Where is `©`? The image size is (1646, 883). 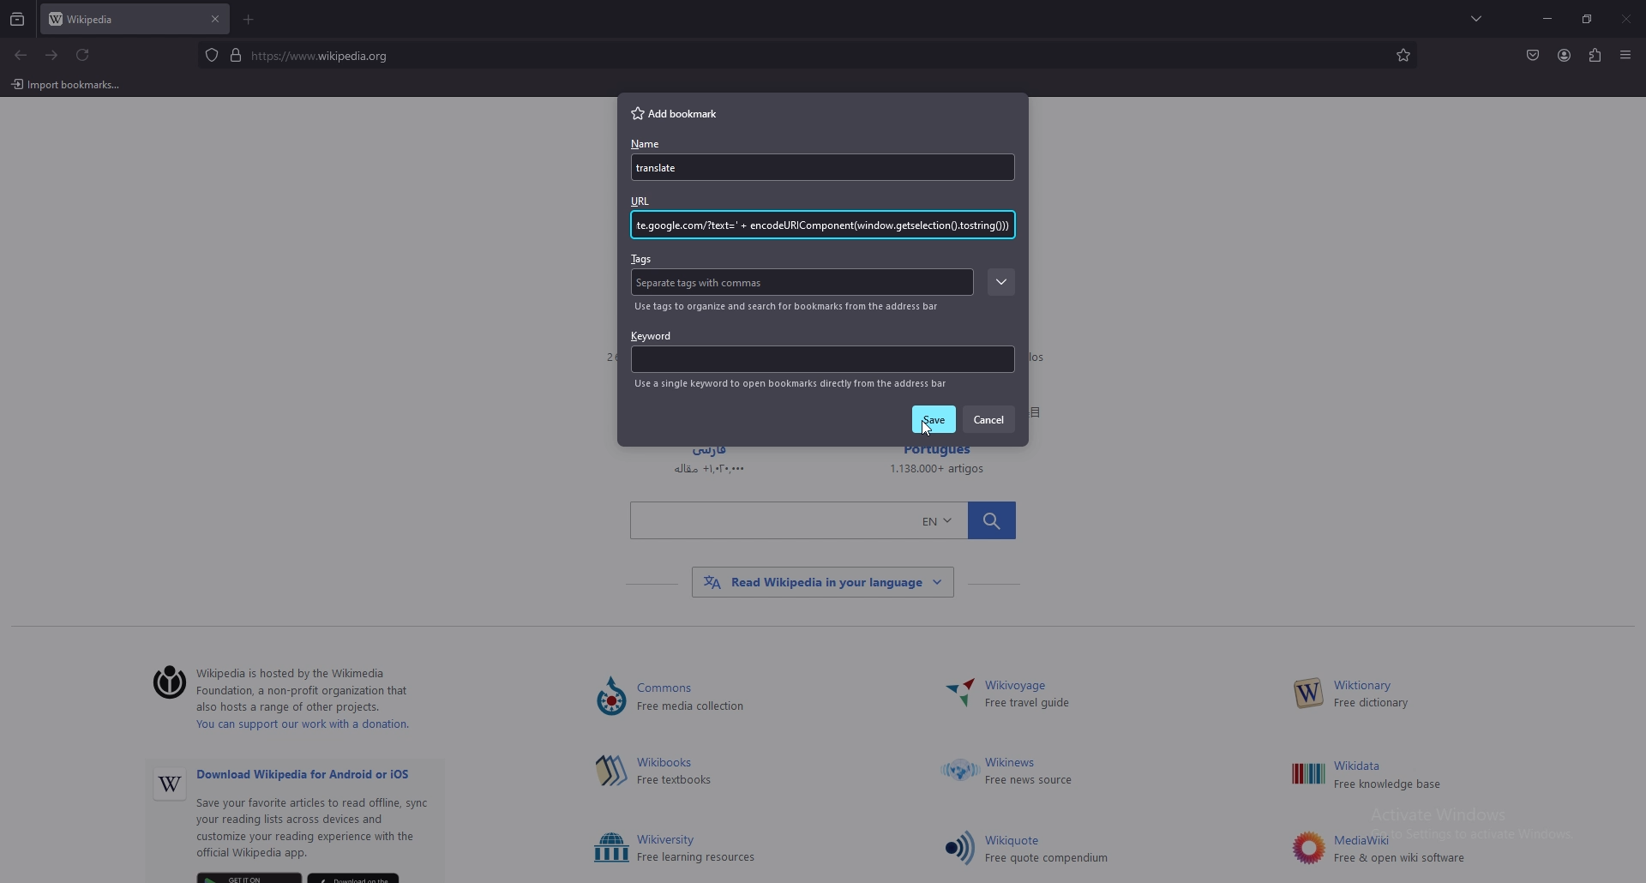 © is located at coordinates (163, 684).